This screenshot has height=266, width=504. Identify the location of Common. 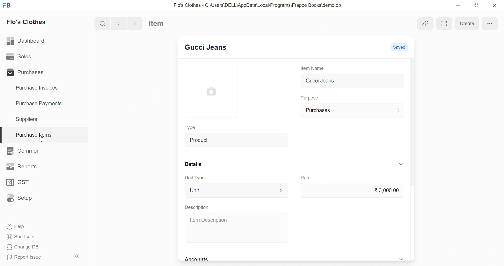
(26, 150).